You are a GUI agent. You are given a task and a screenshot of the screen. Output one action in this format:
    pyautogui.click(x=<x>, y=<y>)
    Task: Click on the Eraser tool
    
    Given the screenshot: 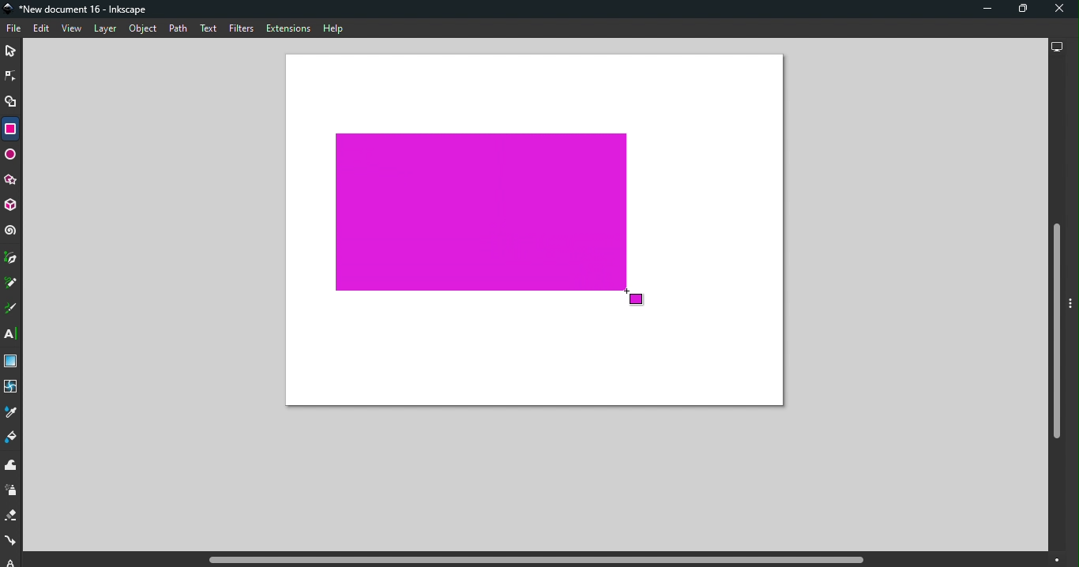 What is the action you would take?
    pyautogui.click(x=13, y=516)
    